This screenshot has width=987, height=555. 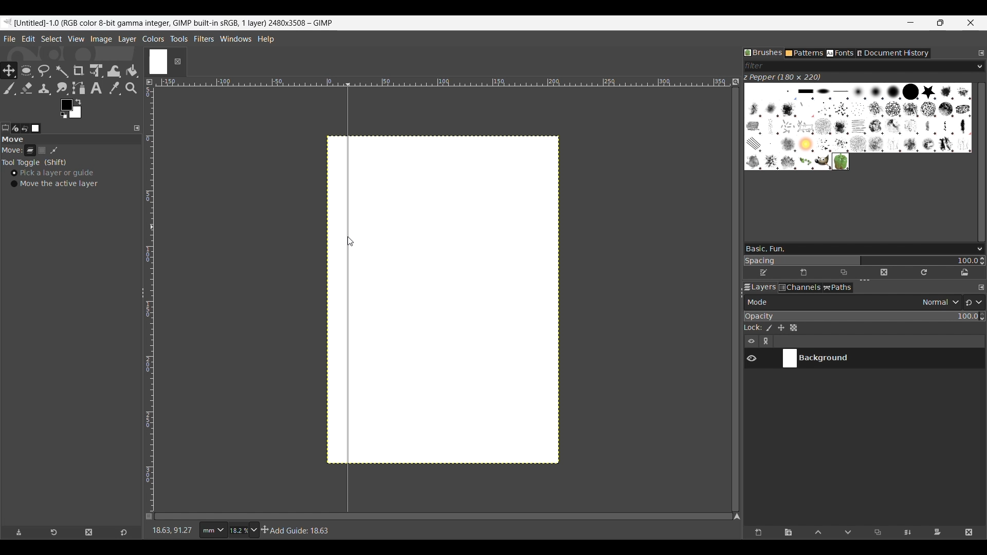 What do you see at coordinates (758, 288) in the screenshot?
I see `Layers tab, current selection` at bounding box center [758, 288].